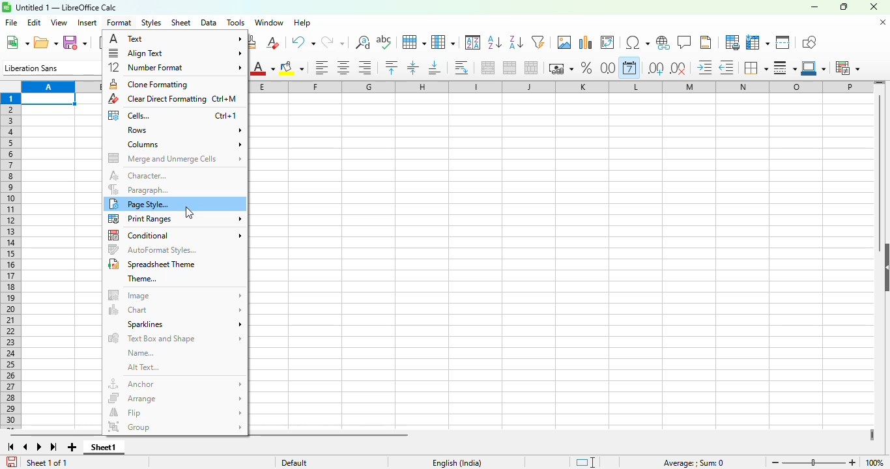  What do you see at coordinates (46, 43) in the screenshot?
I see `open` at bounding box center [46, 43].